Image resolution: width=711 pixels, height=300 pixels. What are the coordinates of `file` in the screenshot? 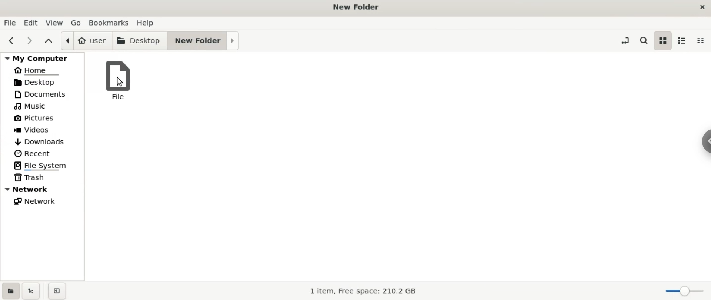 It's located at (10, 23).